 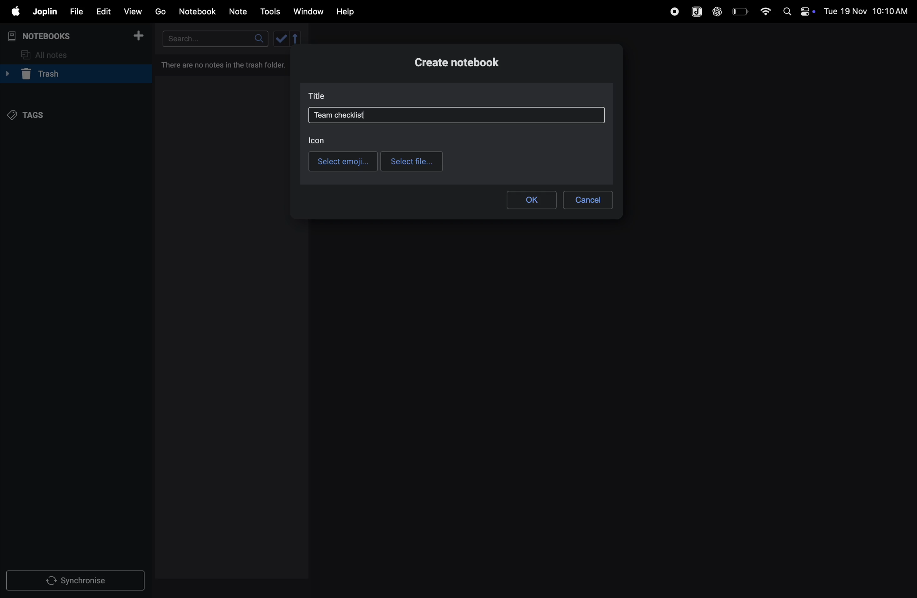 I want to click on view, so click(x=134, y=10).